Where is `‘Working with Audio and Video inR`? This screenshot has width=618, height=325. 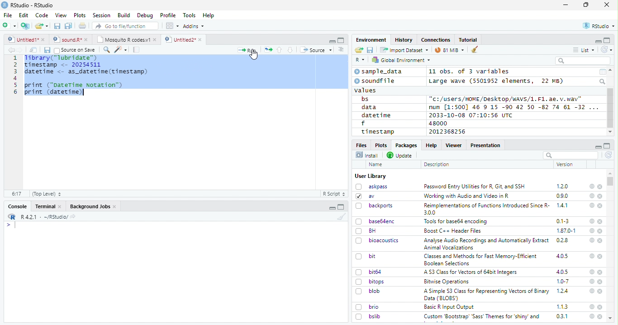 ‘Working with Audio and Video inR is located at coordinates (467, 196).